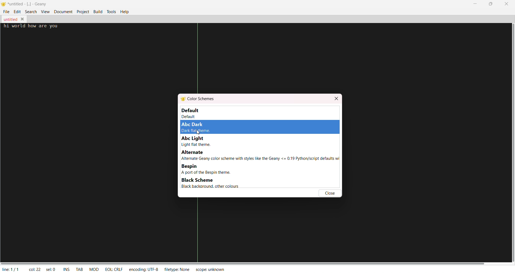  What do you see at coordinates (507, 4) in the screenshot?
I see `close` at bounding box center [507, 4].